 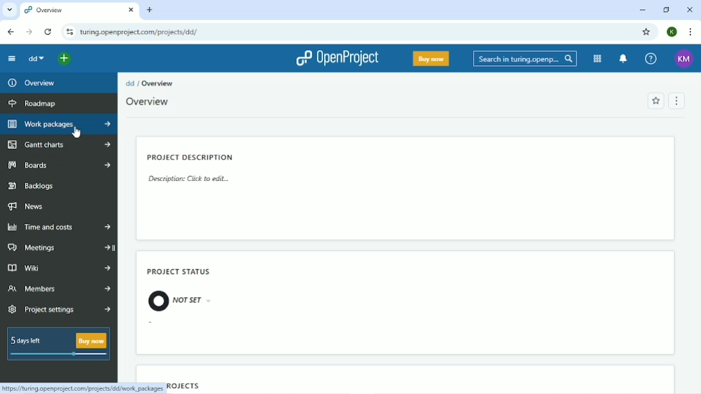 I want to click on Add to favorites, so click(x=656, y=101).